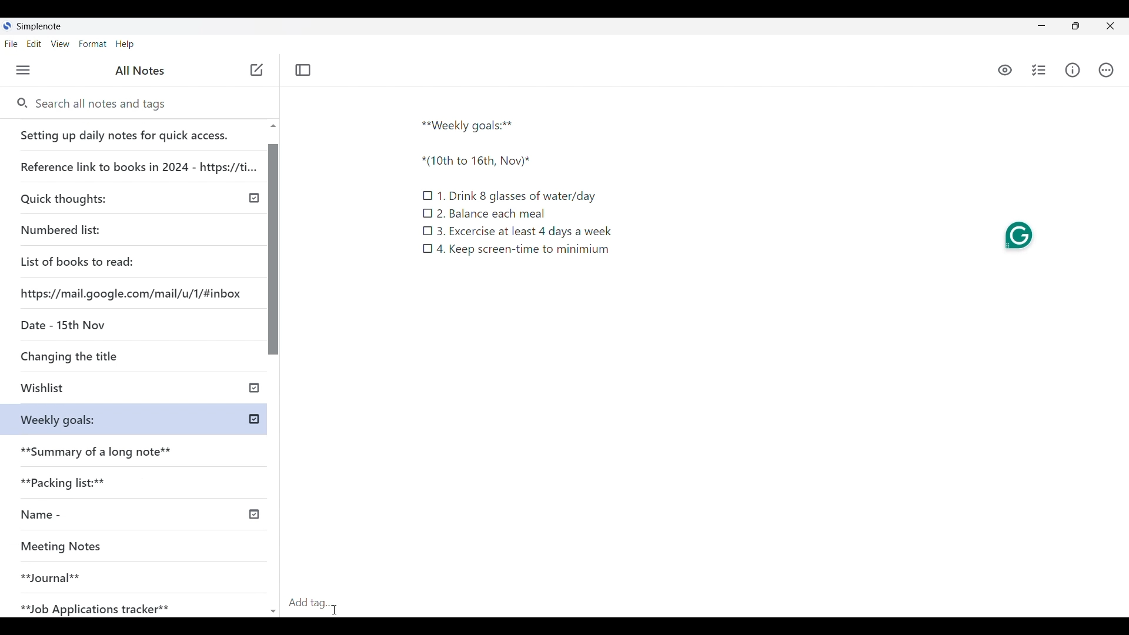 The height and width of the screenshot is (635, 1129). I want to click on All notes, so click(140, 71).